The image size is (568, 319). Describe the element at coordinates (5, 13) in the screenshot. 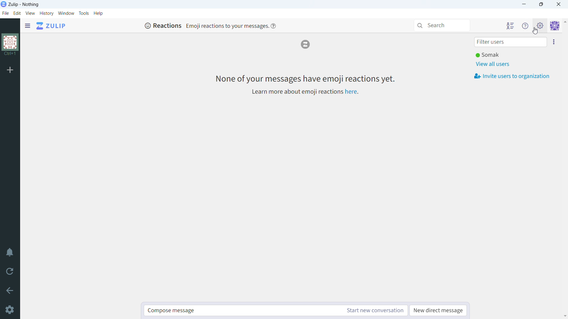

I see `file` at that location.